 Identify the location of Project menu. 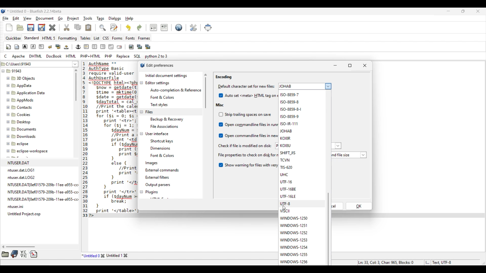
(73, 18).